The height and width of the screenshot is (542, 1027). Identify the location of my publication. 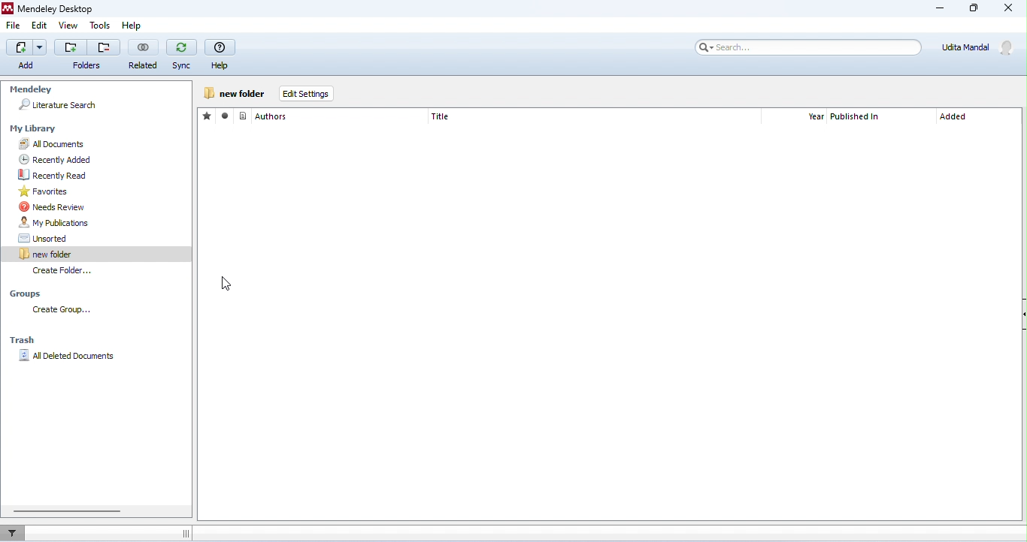
(103, 223).